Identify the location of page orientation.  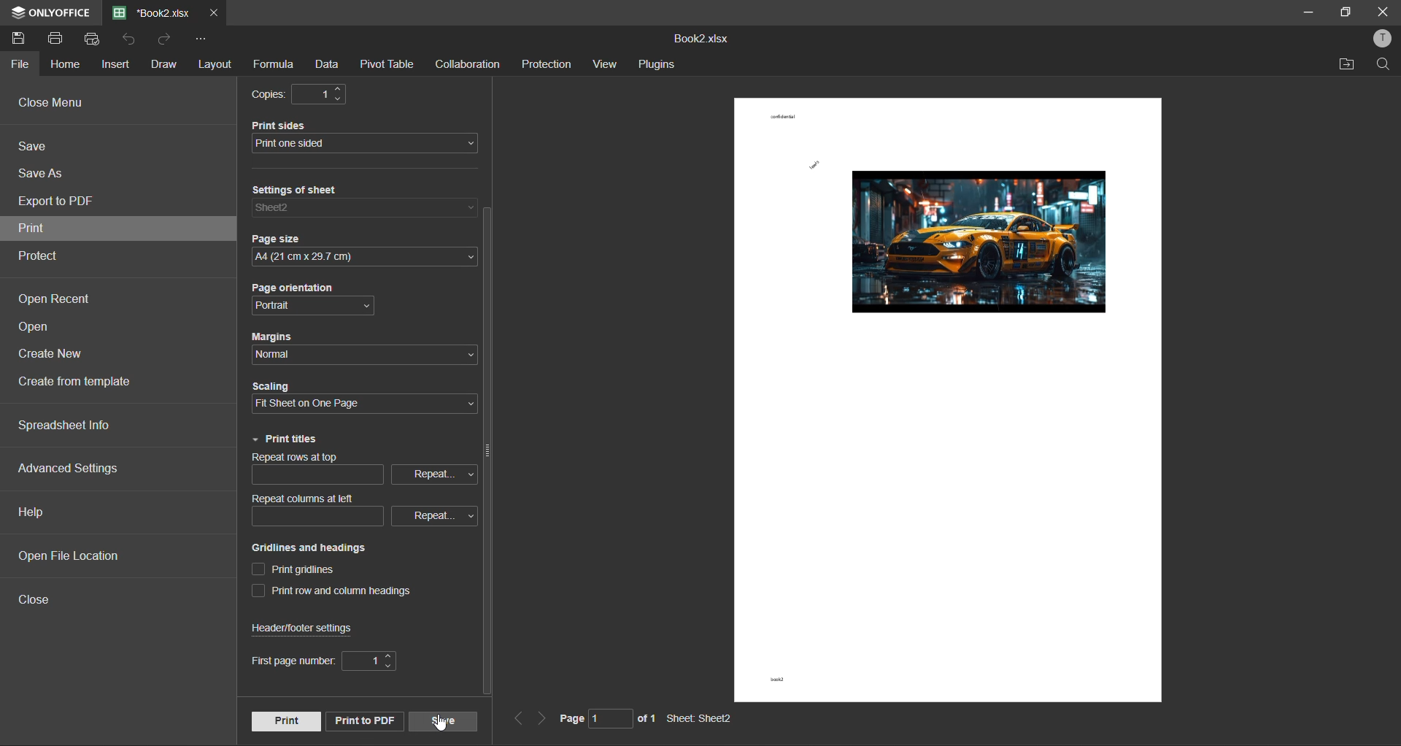
(312, 308).